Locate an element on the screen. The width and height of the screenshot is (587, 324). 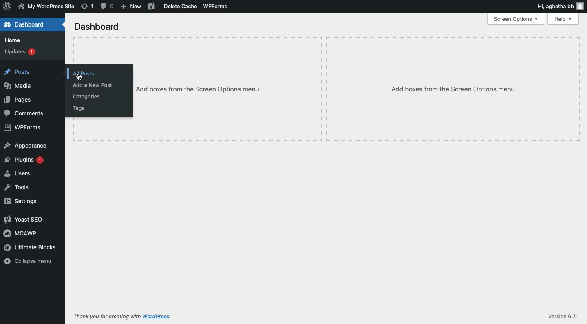
Screen options is located at coordinates (516, 19).